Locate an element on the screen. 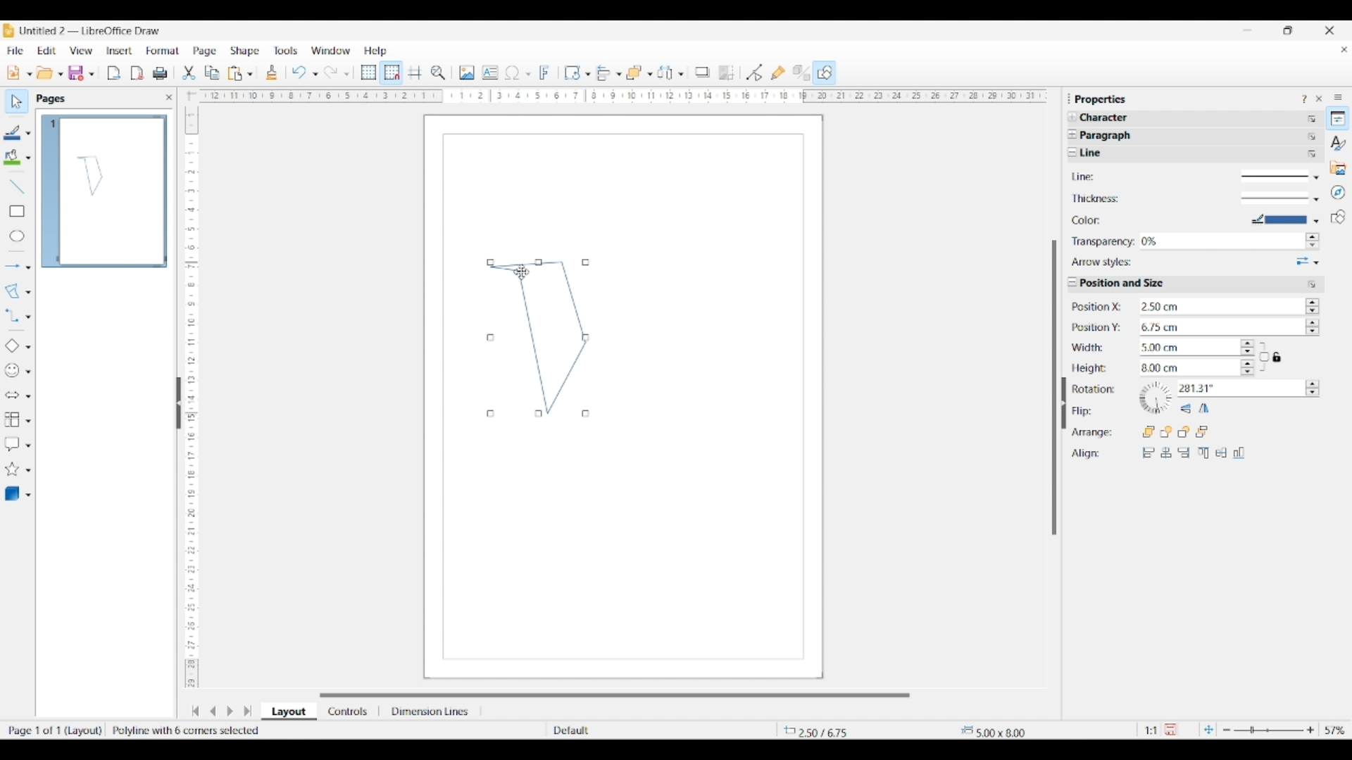  Use dial to change rotation is located at coordinates (1156, 398).